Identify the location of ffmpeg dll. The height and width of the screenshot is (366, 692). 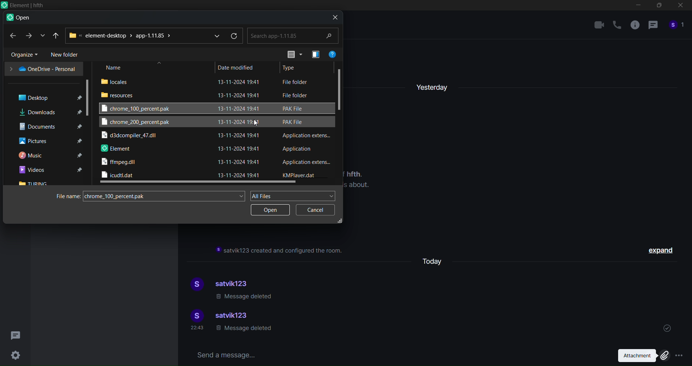
(120, 163).